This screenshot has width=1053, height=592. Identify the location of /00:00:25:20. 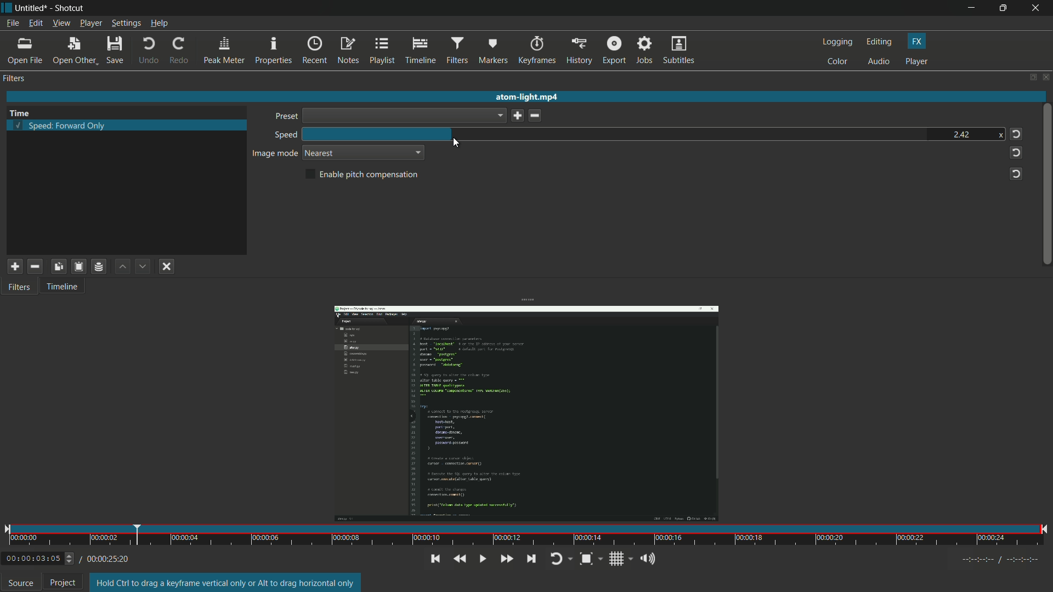
(108, 559).